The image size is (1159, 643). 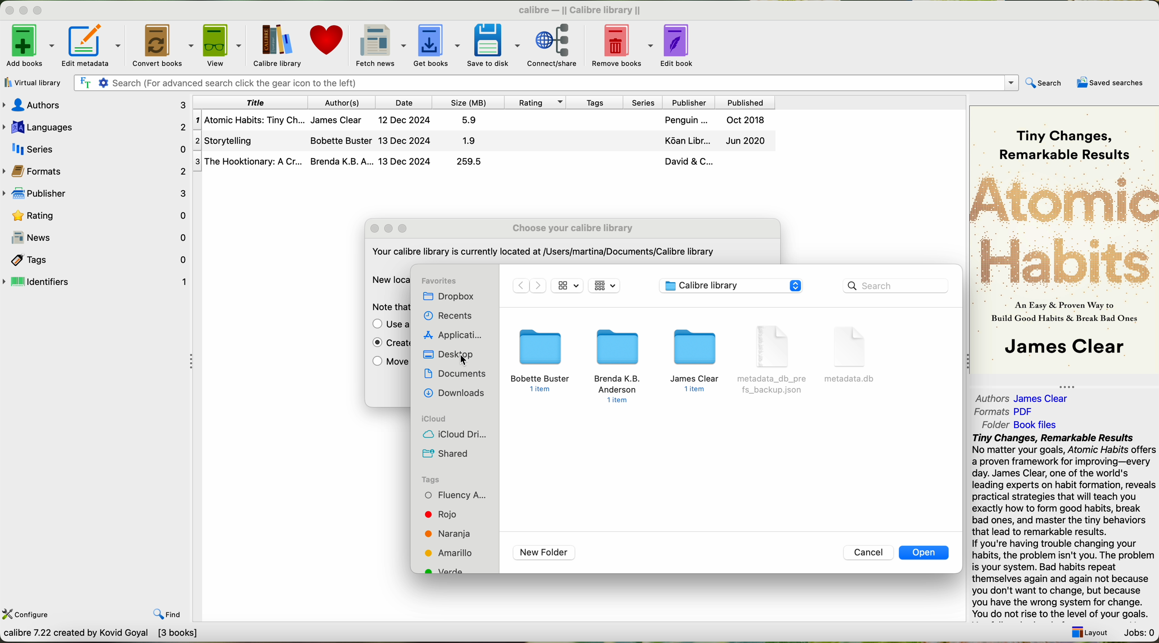 What do you see at coordinates (458, 375) in the screenshot?
I see `documents` at bounding box center [458, 375].